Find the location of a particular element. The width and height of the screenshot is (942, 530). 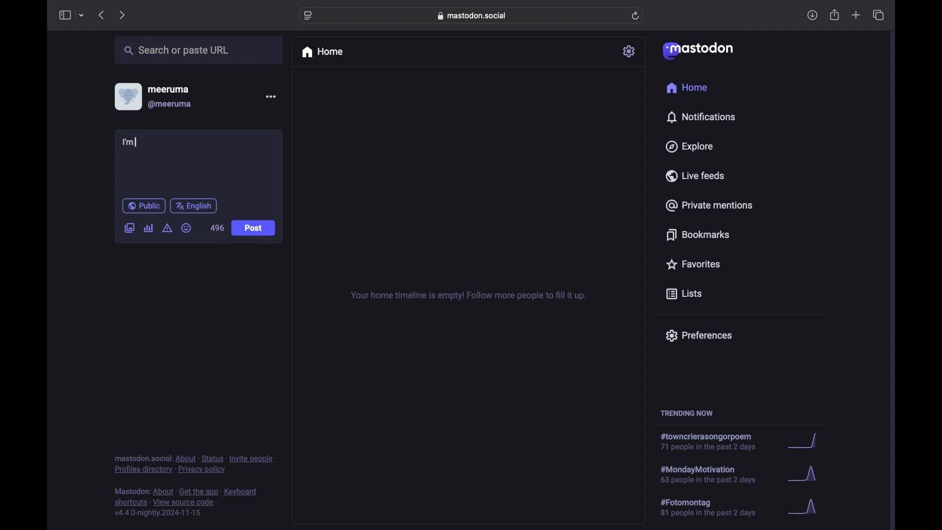

meeruma is located at coordinates (168, 89).